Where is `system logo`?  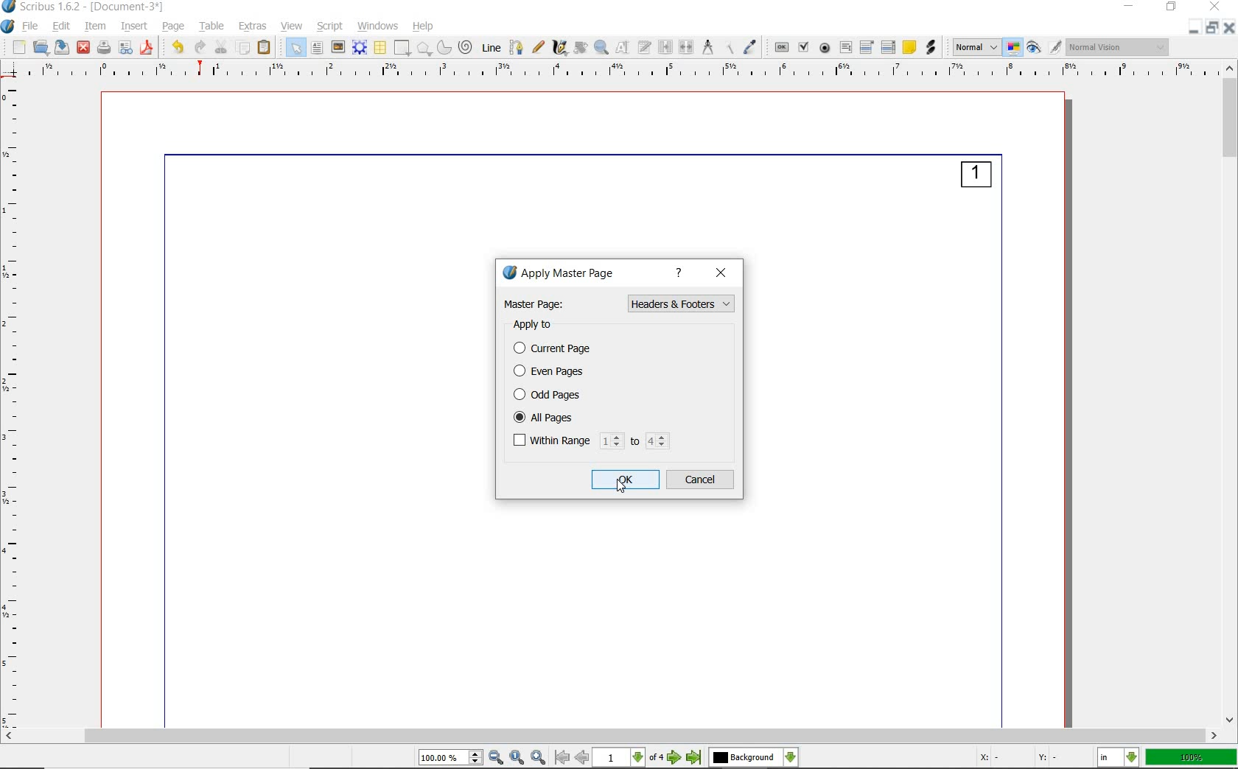
system logo is located at coordinates (8, 27).